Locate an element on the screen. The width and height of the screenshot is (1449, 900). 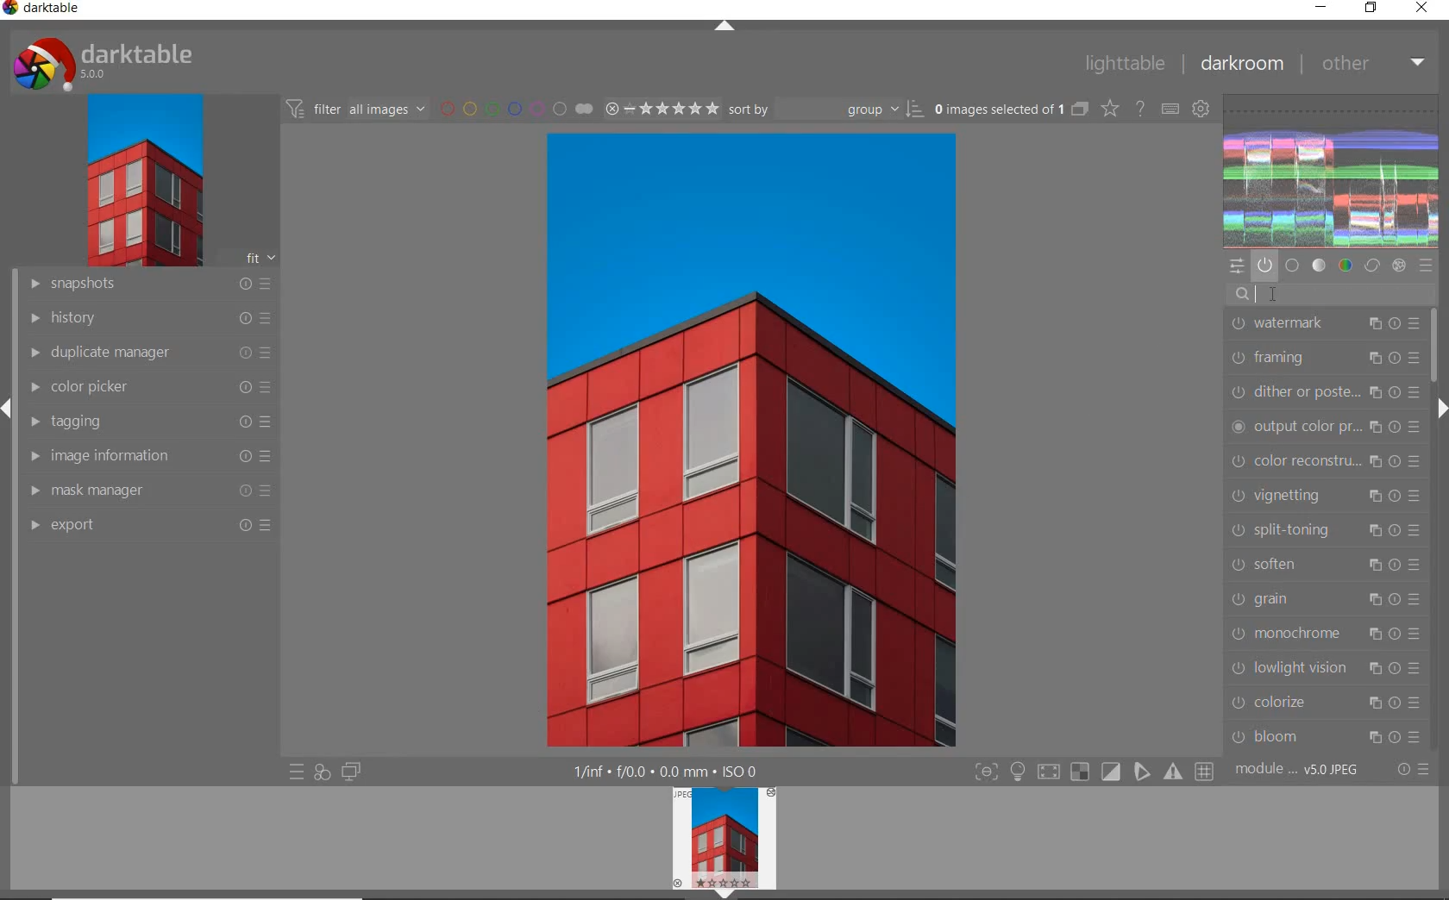
soften is located at coordinates (1327, 566).